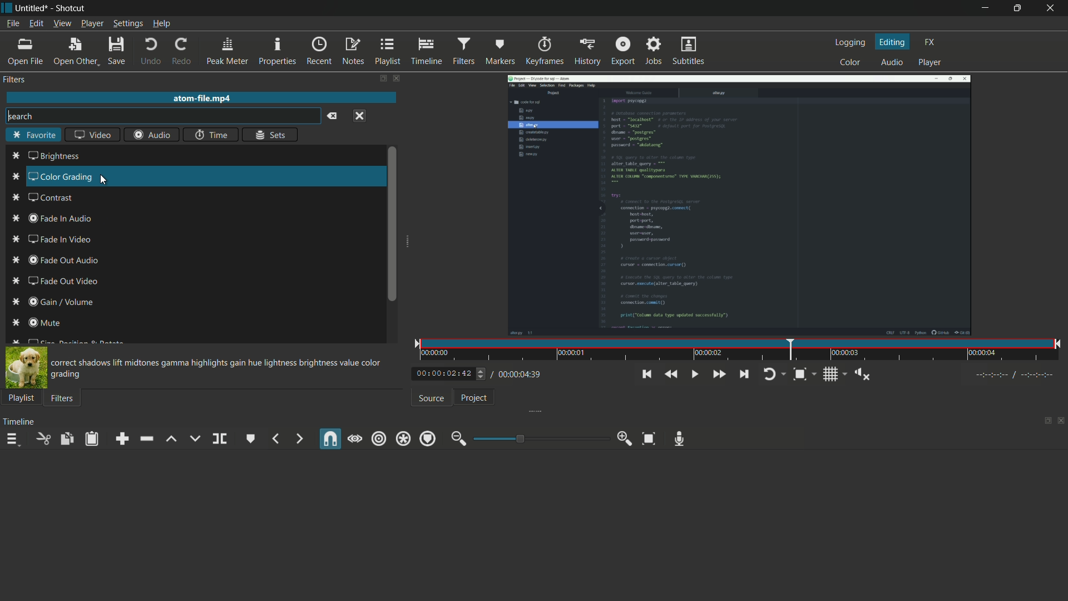 The height and width of the screenshot is (601, 1068). Describe the element at coordinates (387, 51) in the screenshot. I see `playlist` at that location.